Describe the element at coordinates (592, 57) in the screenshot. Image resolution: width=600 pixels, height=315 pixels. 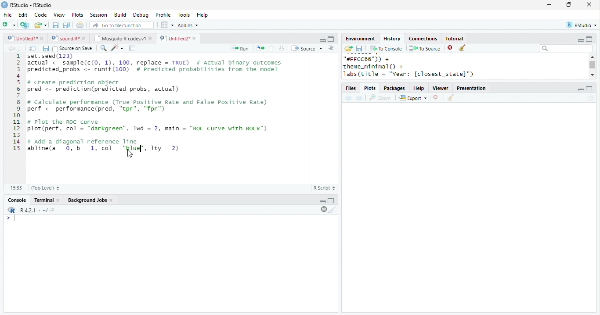
I see `scroll up` at that location.